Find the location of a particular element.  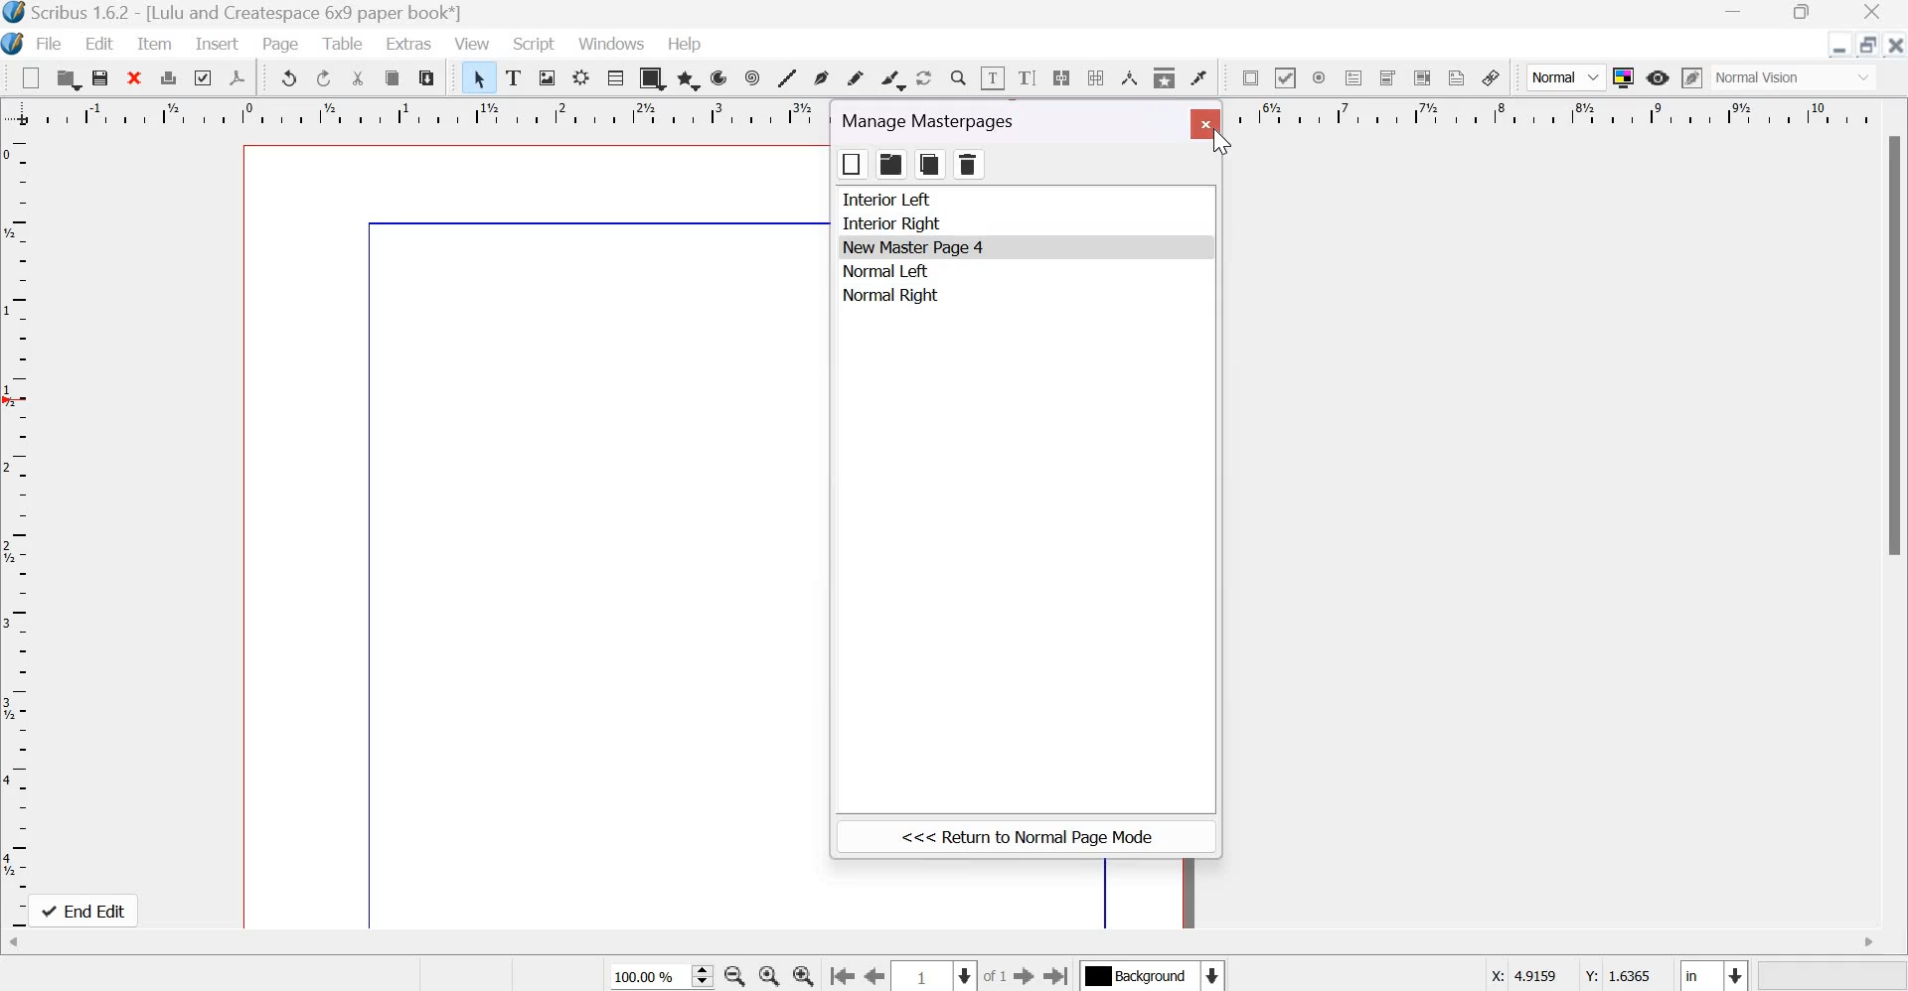

Select the current unit is located at coordinates (1714, 975).